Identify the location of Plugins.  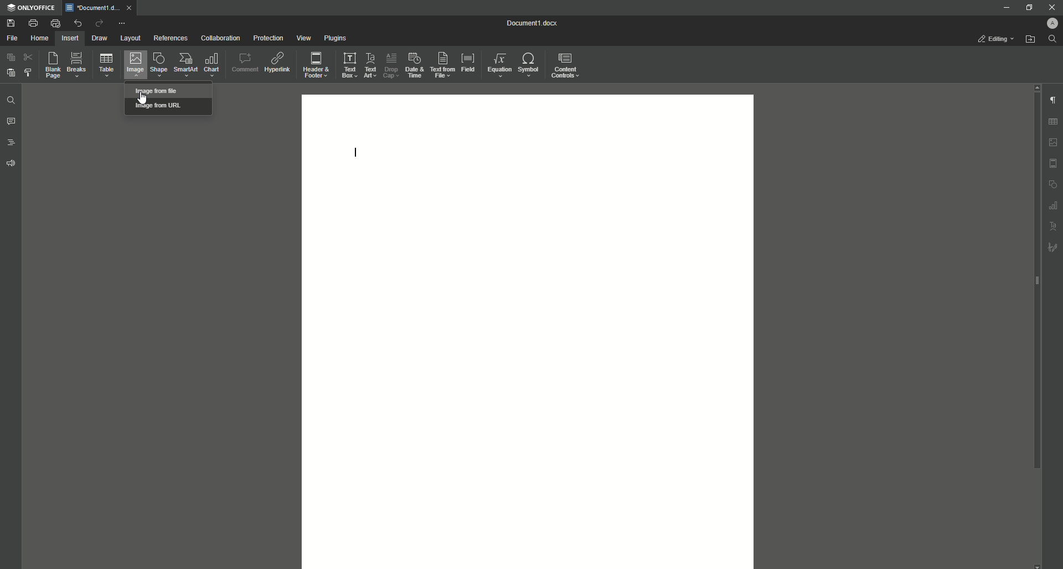
(336, 39).